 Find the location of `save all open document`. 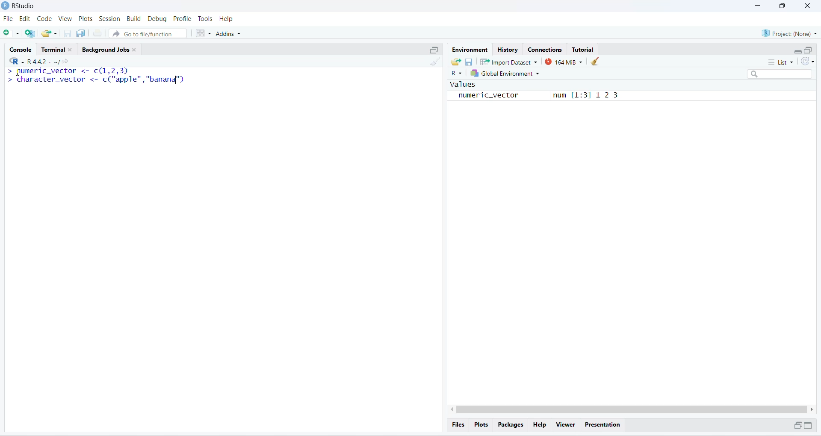

save all open document is located at coordinates (81, 33).